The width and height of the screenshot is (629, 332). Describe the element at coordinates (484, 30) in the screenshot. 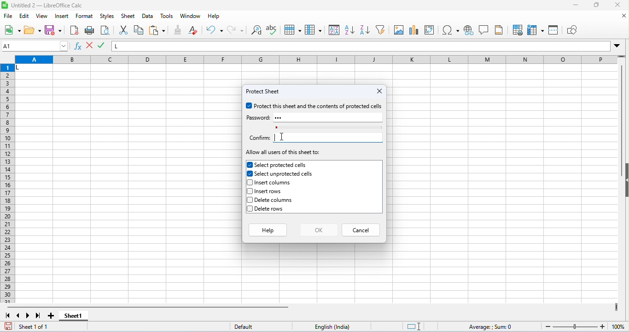

I see `insert comment` at that location.